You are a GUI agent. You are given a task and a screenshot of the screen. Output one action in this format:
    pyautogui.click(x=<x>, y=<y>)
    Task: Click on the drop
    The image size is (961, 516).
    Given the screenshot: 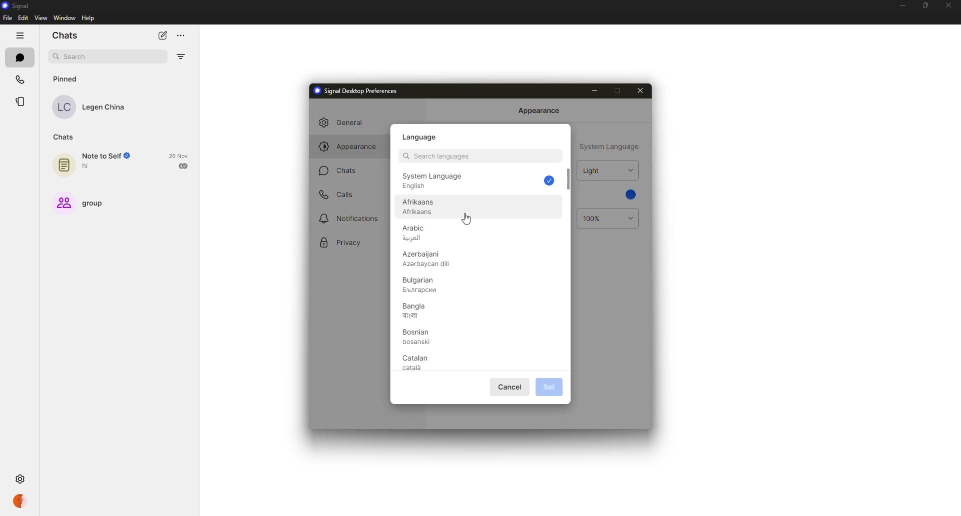 What is the action you would take?
    pyautogui.click(x=628, y=218)
    